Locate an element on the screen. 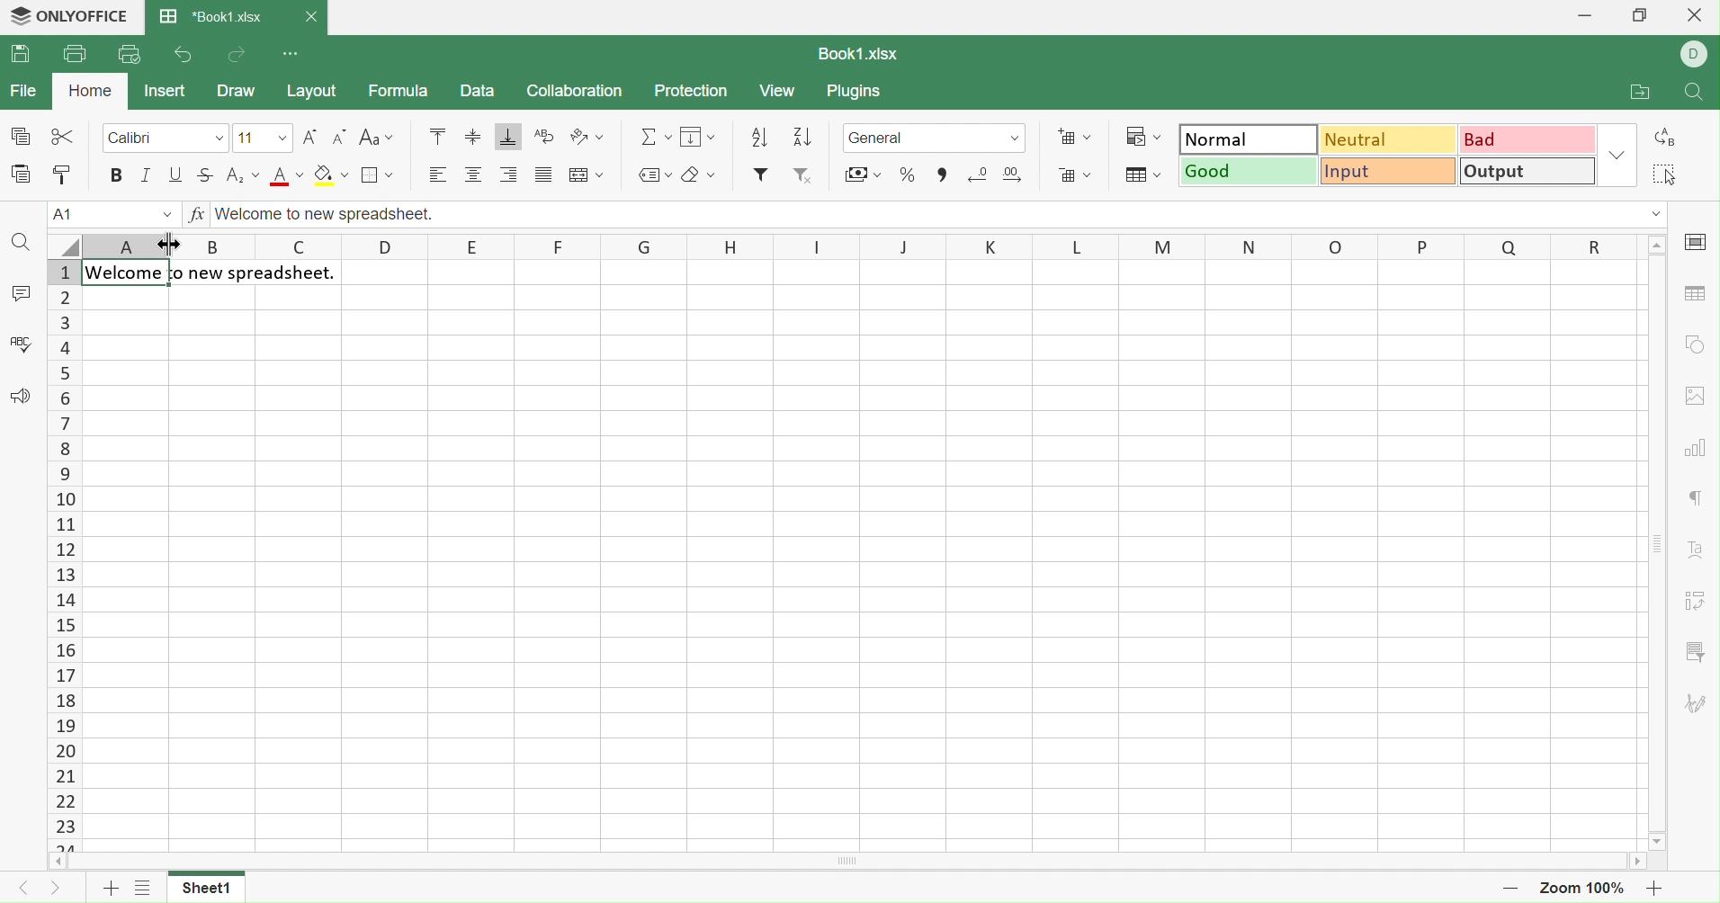 This screenshot has width=1720, height=903. Formula is located at coordinates (399, 93).